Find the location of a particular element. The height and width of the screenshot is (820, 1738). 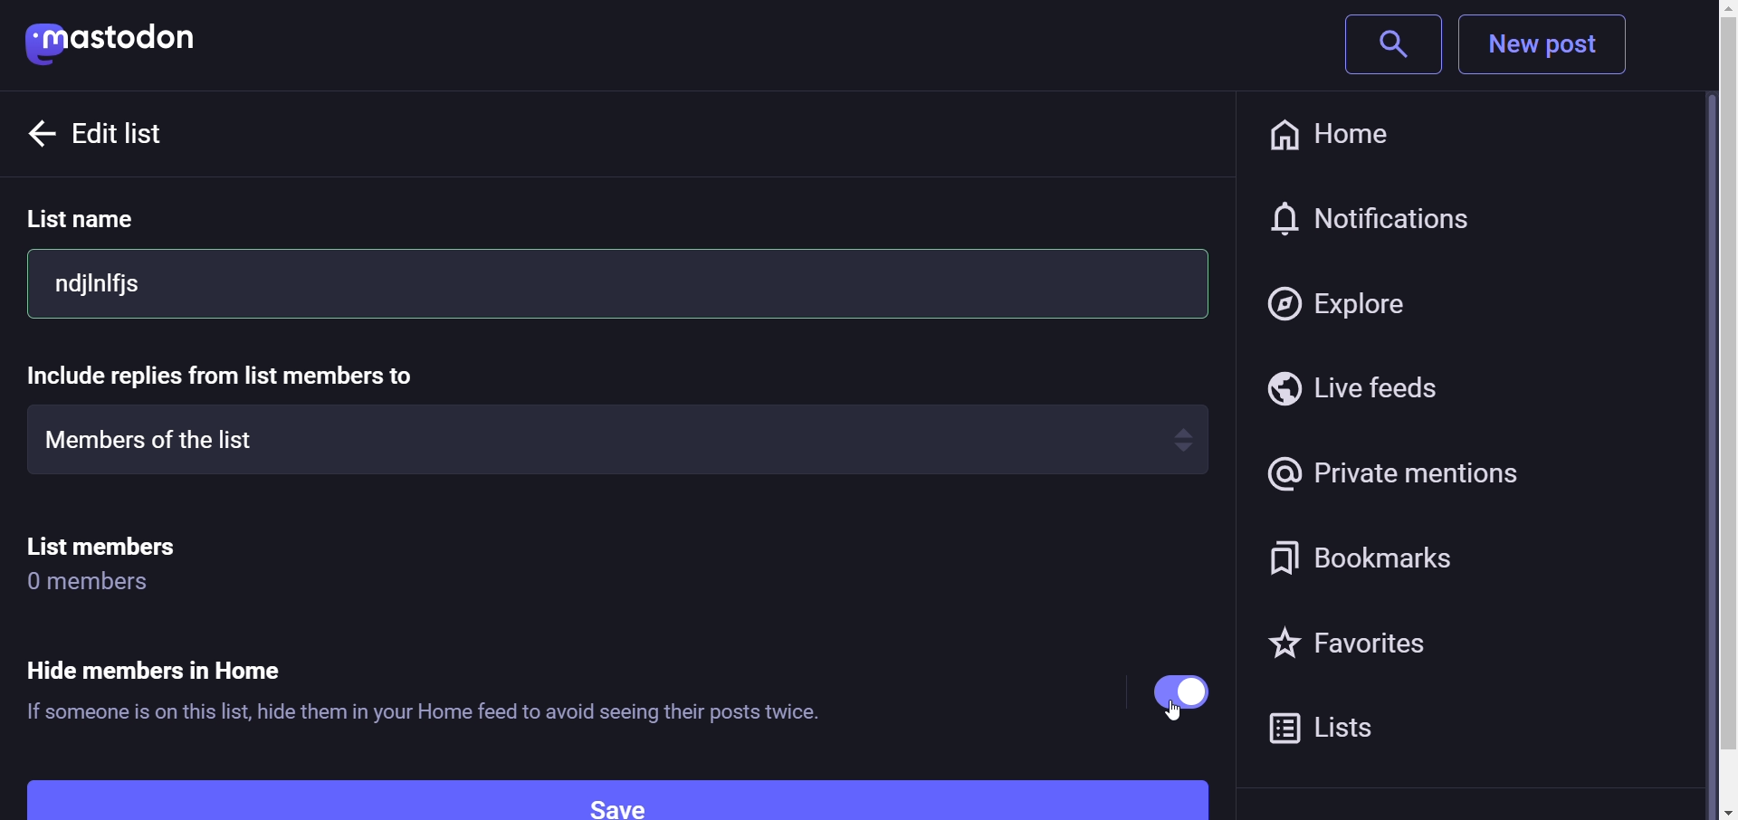

scroll down is located at coordinates (1707, 811).